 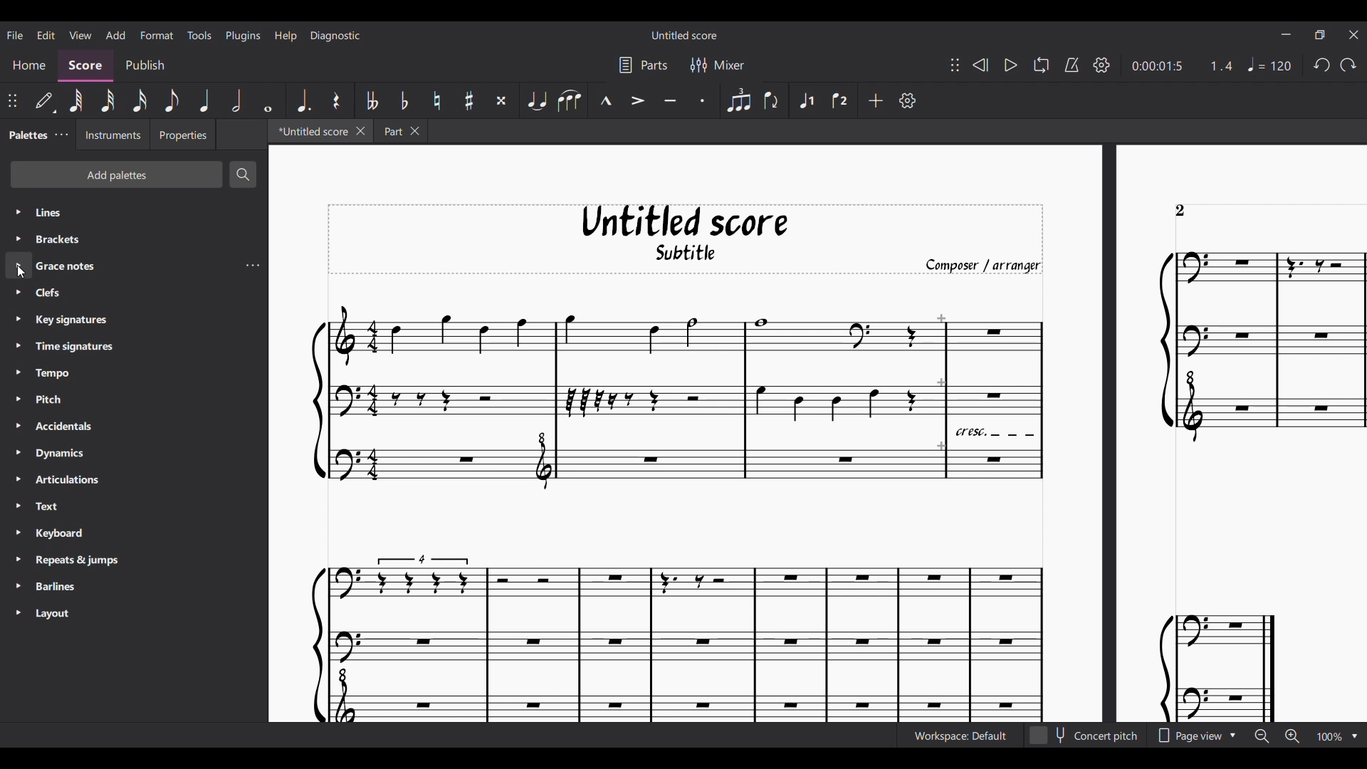 What do you see at coordinates (875, 100) in the screenshot?
I see `Add` at bounding box center [875, 100].